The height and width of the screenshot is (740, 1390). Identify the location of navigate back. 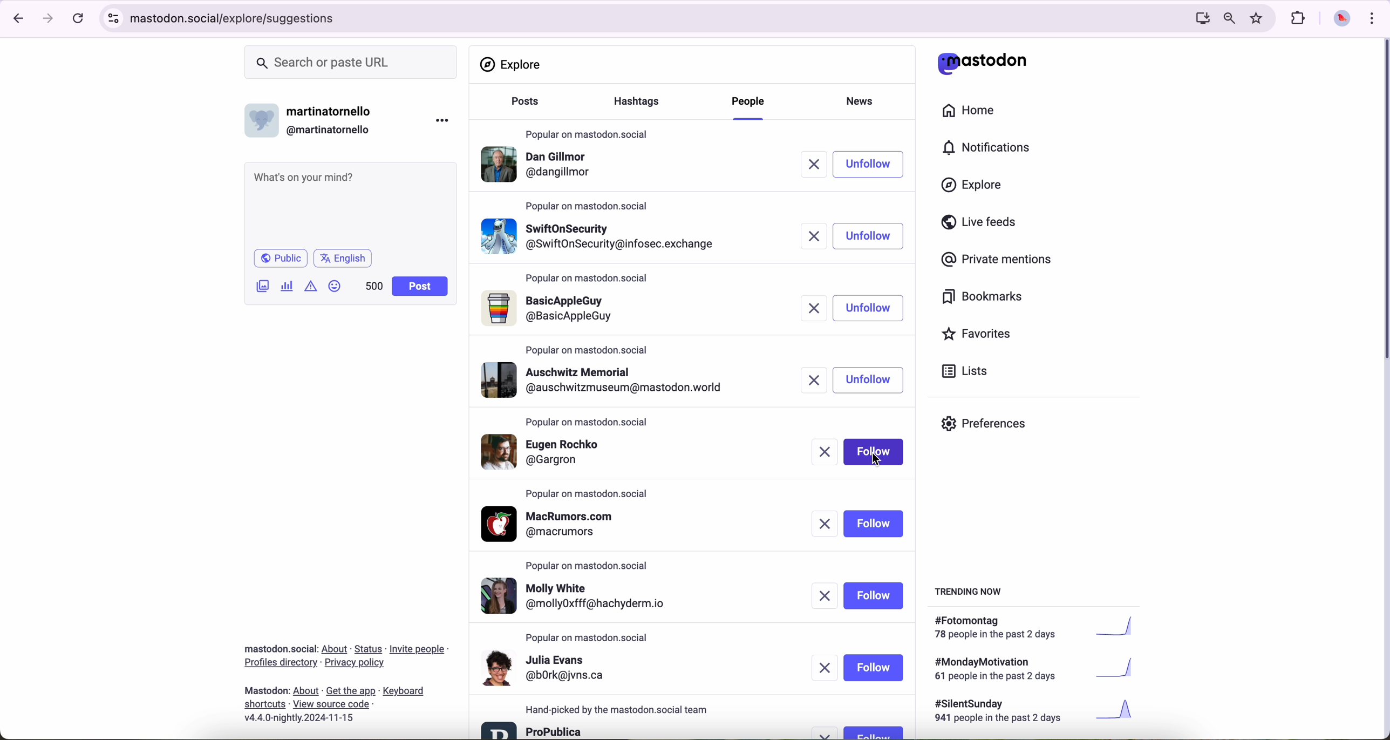
(15, 18).